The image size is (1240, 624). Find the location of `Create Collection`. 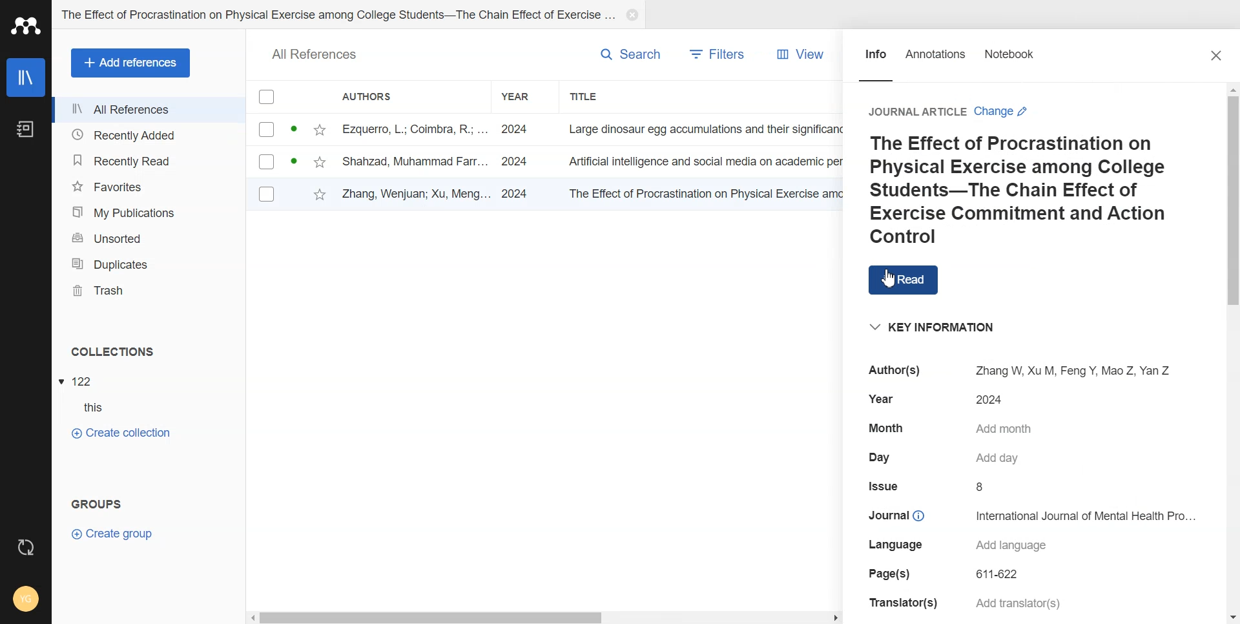

Create Collection is located at coordinates (123, 434).